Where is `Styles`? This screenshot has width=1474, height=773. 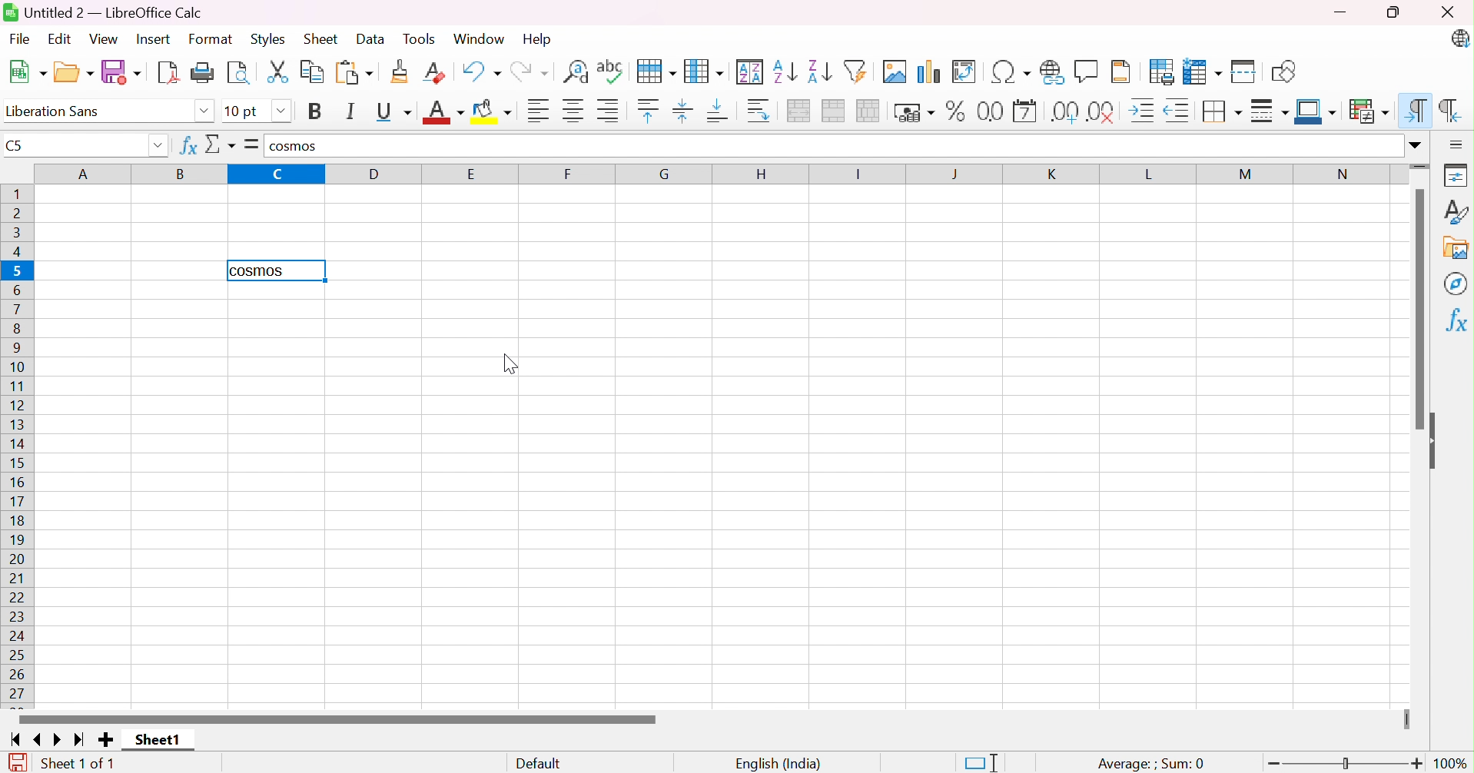 Styles is located at coordinates (1457, 211).